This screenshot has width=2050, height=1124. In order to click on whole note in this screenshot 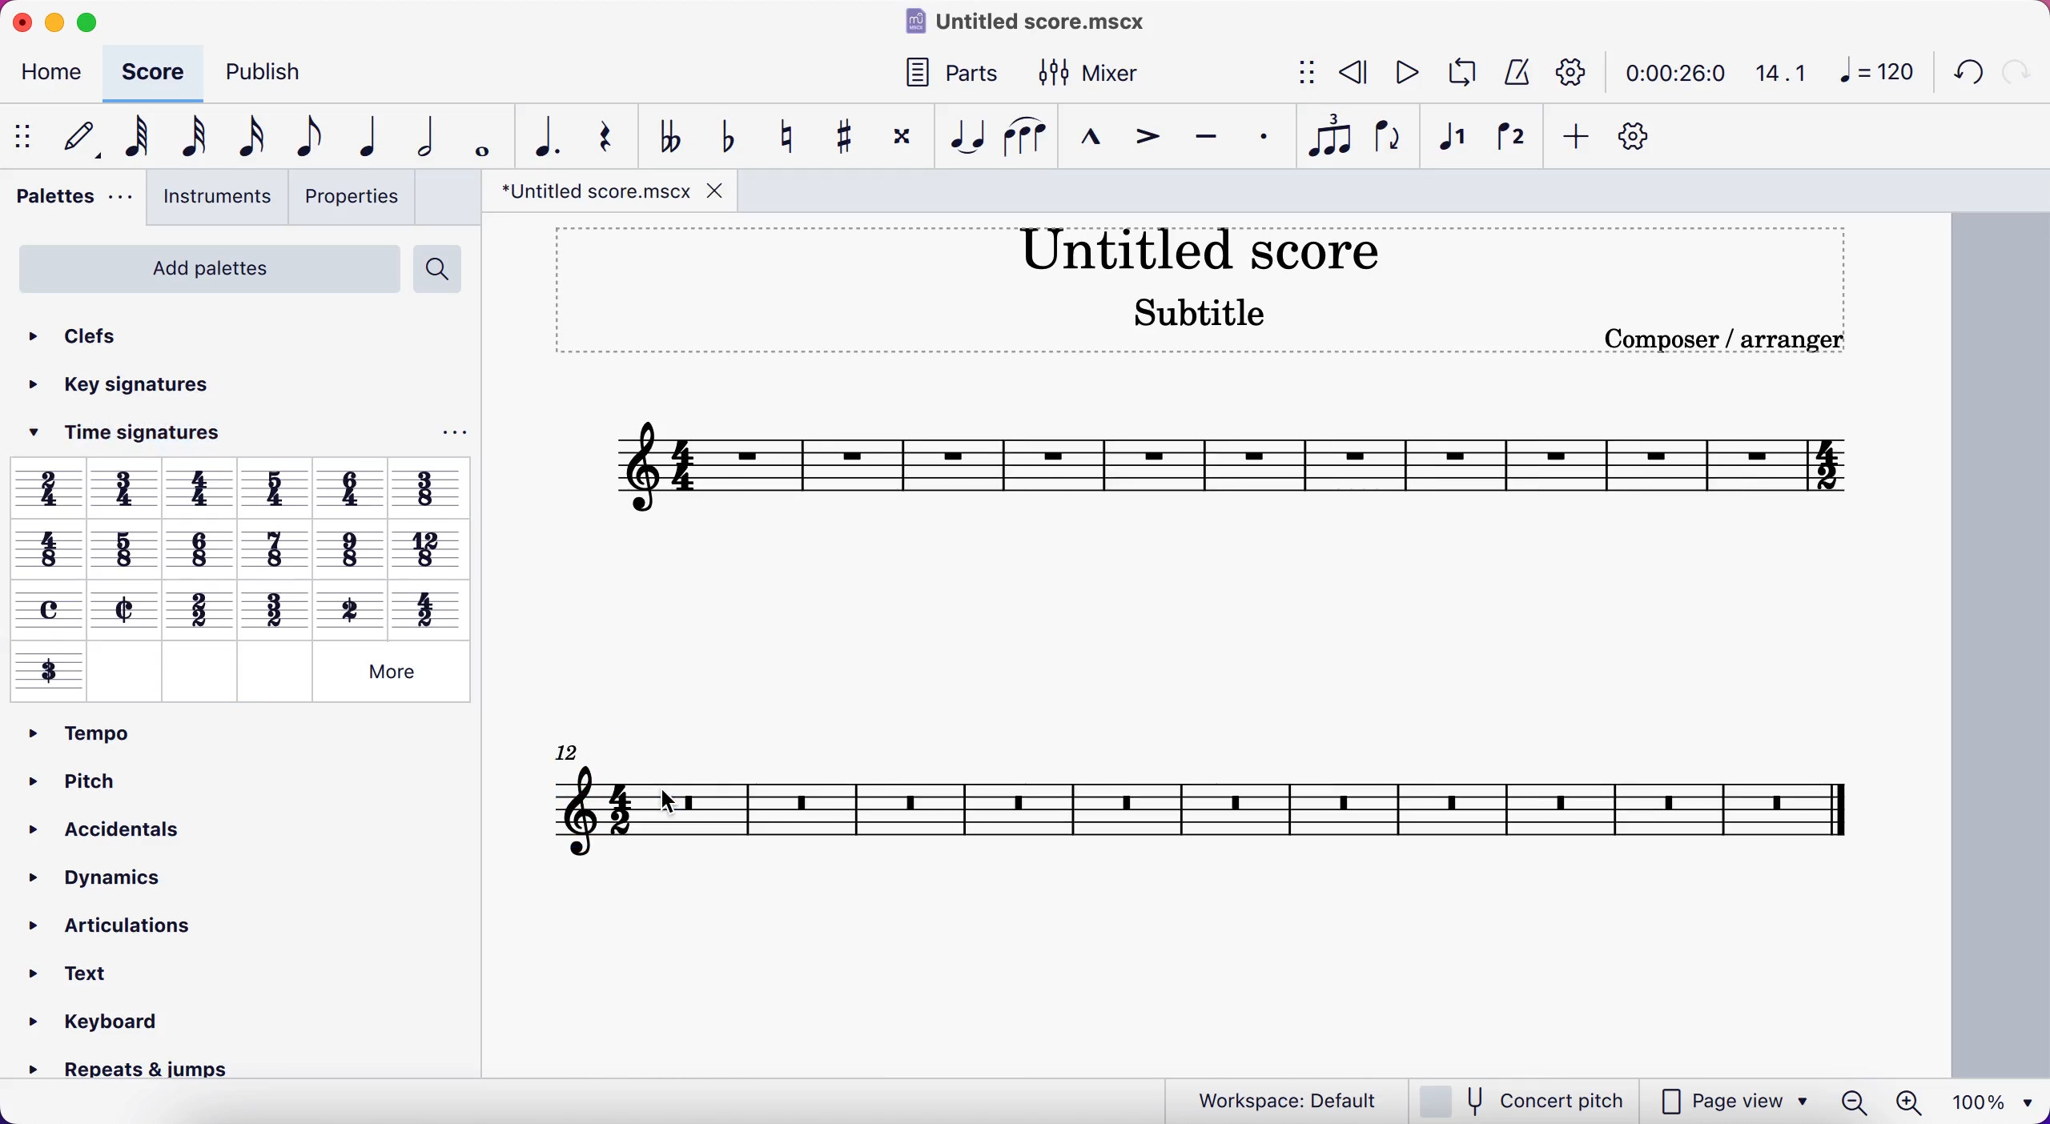, I will do `click(483, 136)`.